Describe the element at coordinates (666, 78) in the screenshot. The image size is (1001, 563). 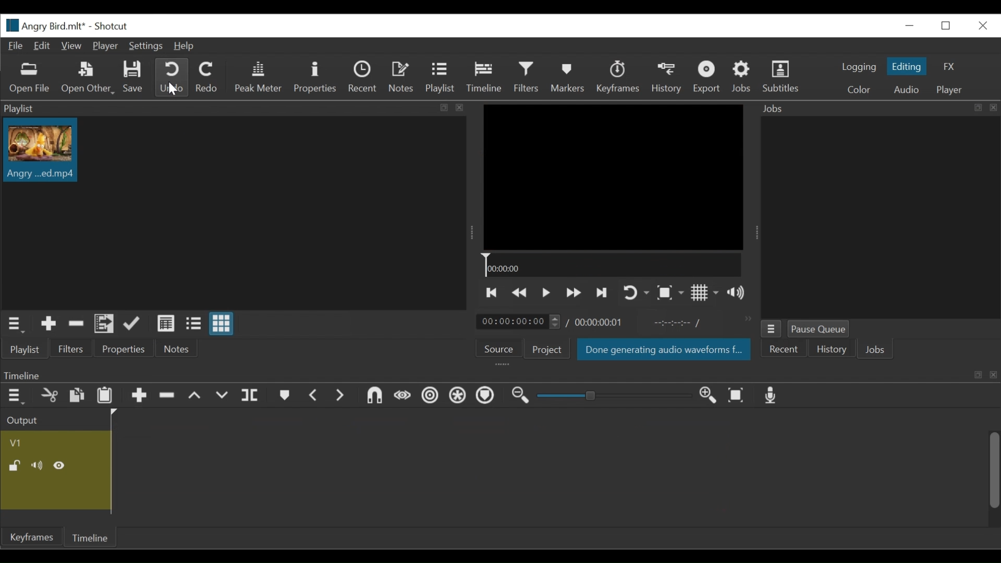
I see `History` at that location.